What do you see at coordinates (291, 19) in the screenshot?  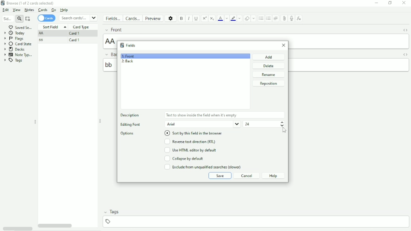 I see `Record audio` at bounding box center [291, 19].